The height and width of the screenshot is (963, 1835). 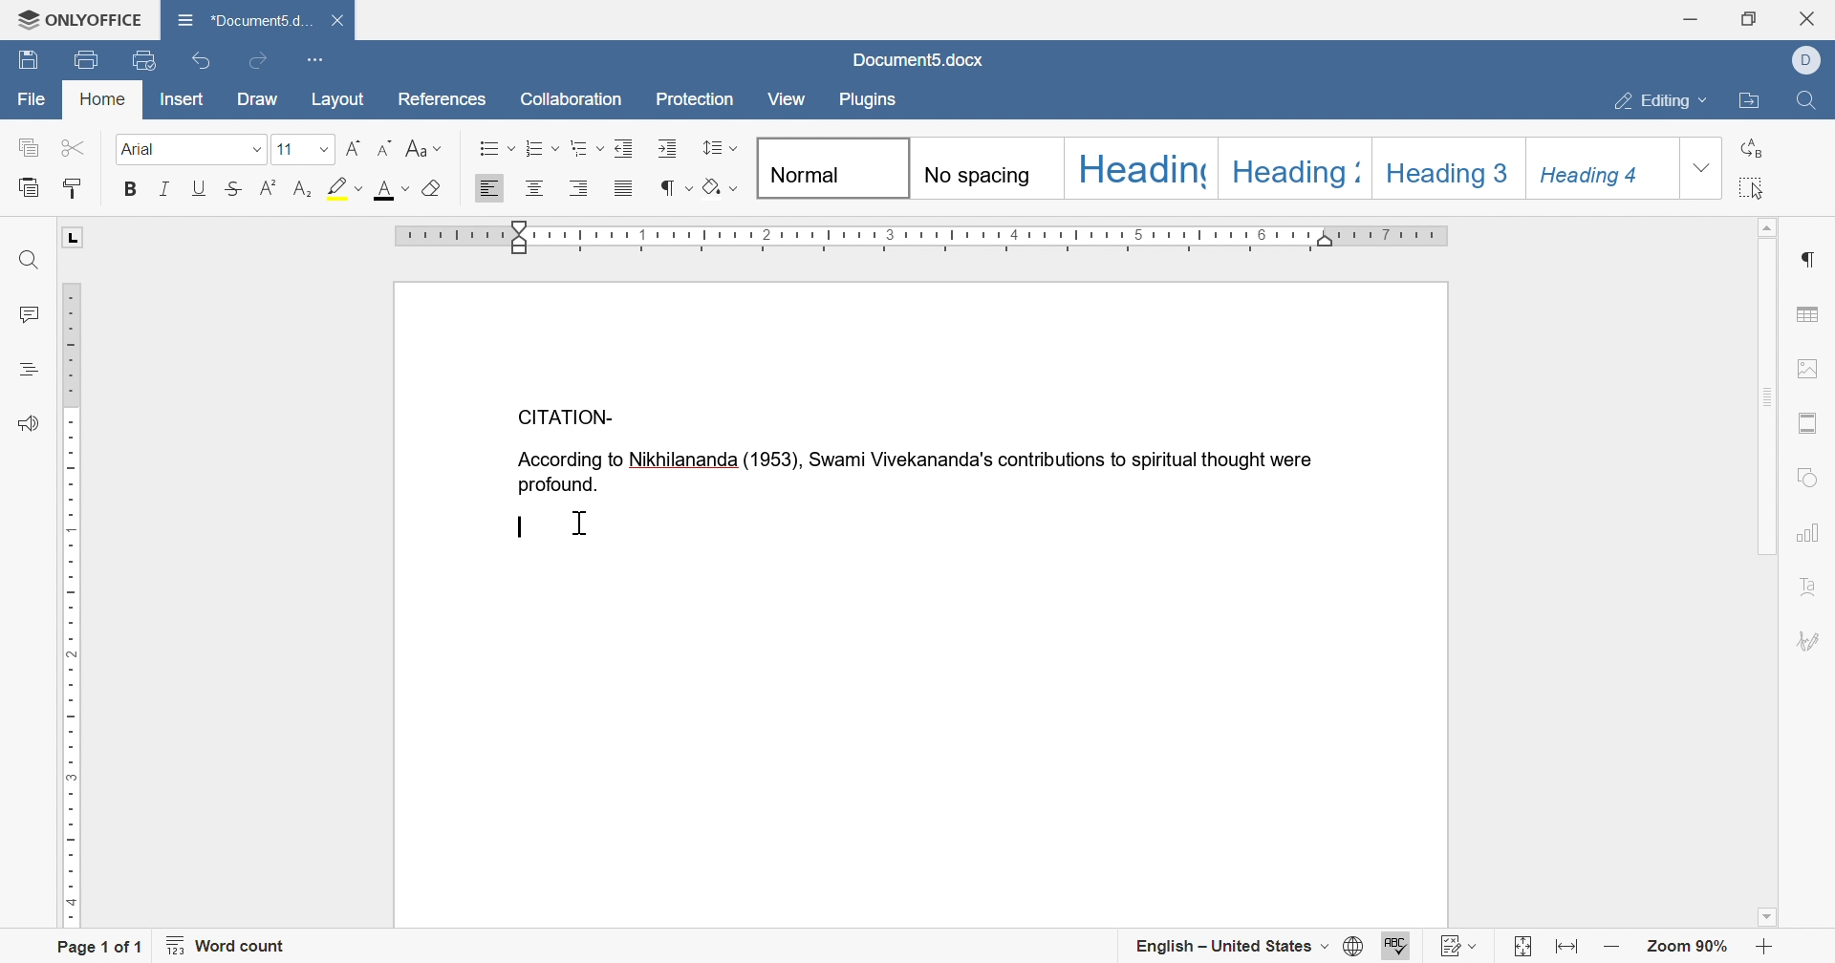 I want to click on quick print, so click(x=140, y=60).